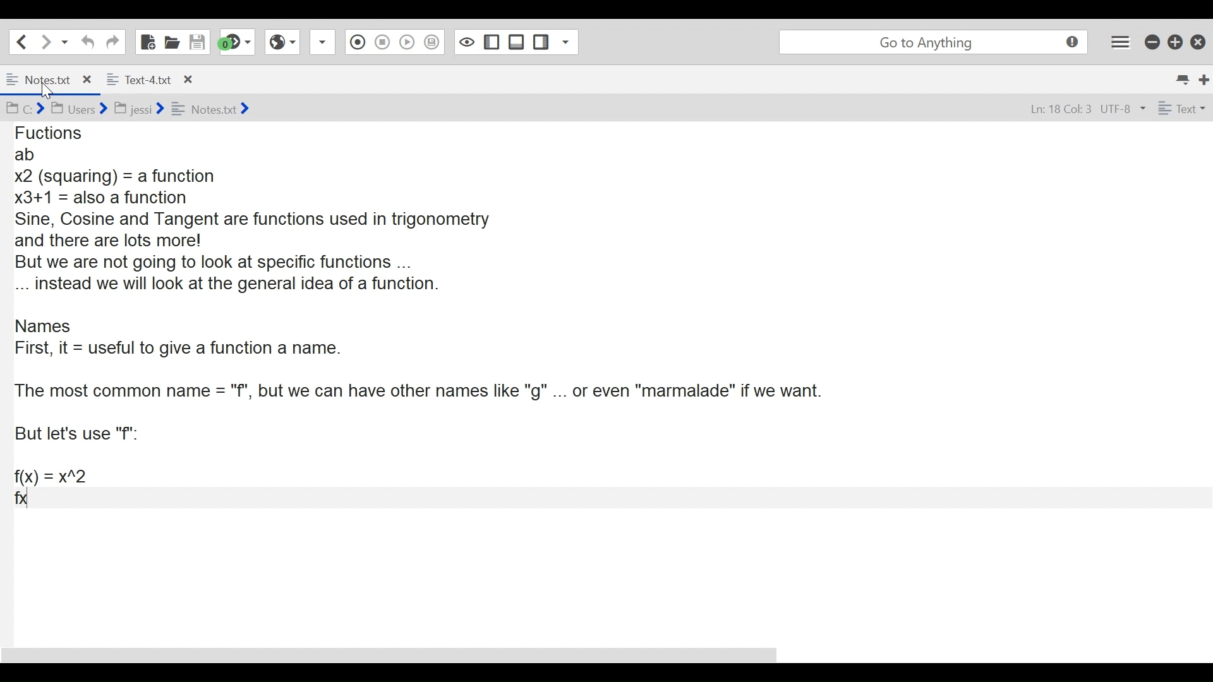 Image resolution: width=1213 pixels, height=682 pixels. What do you see at coordinates (1204, 78) in the screenshot?
I see `New Tab` at bounding box center [1204, 78].